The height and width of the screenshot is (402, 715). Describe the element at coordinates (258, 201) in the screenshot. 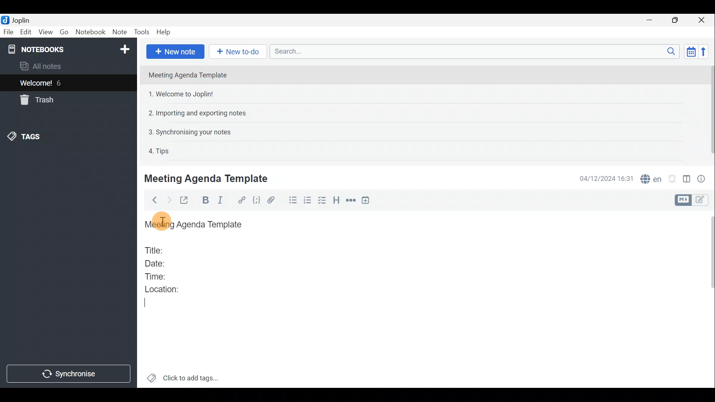

I see `Code` at that location.